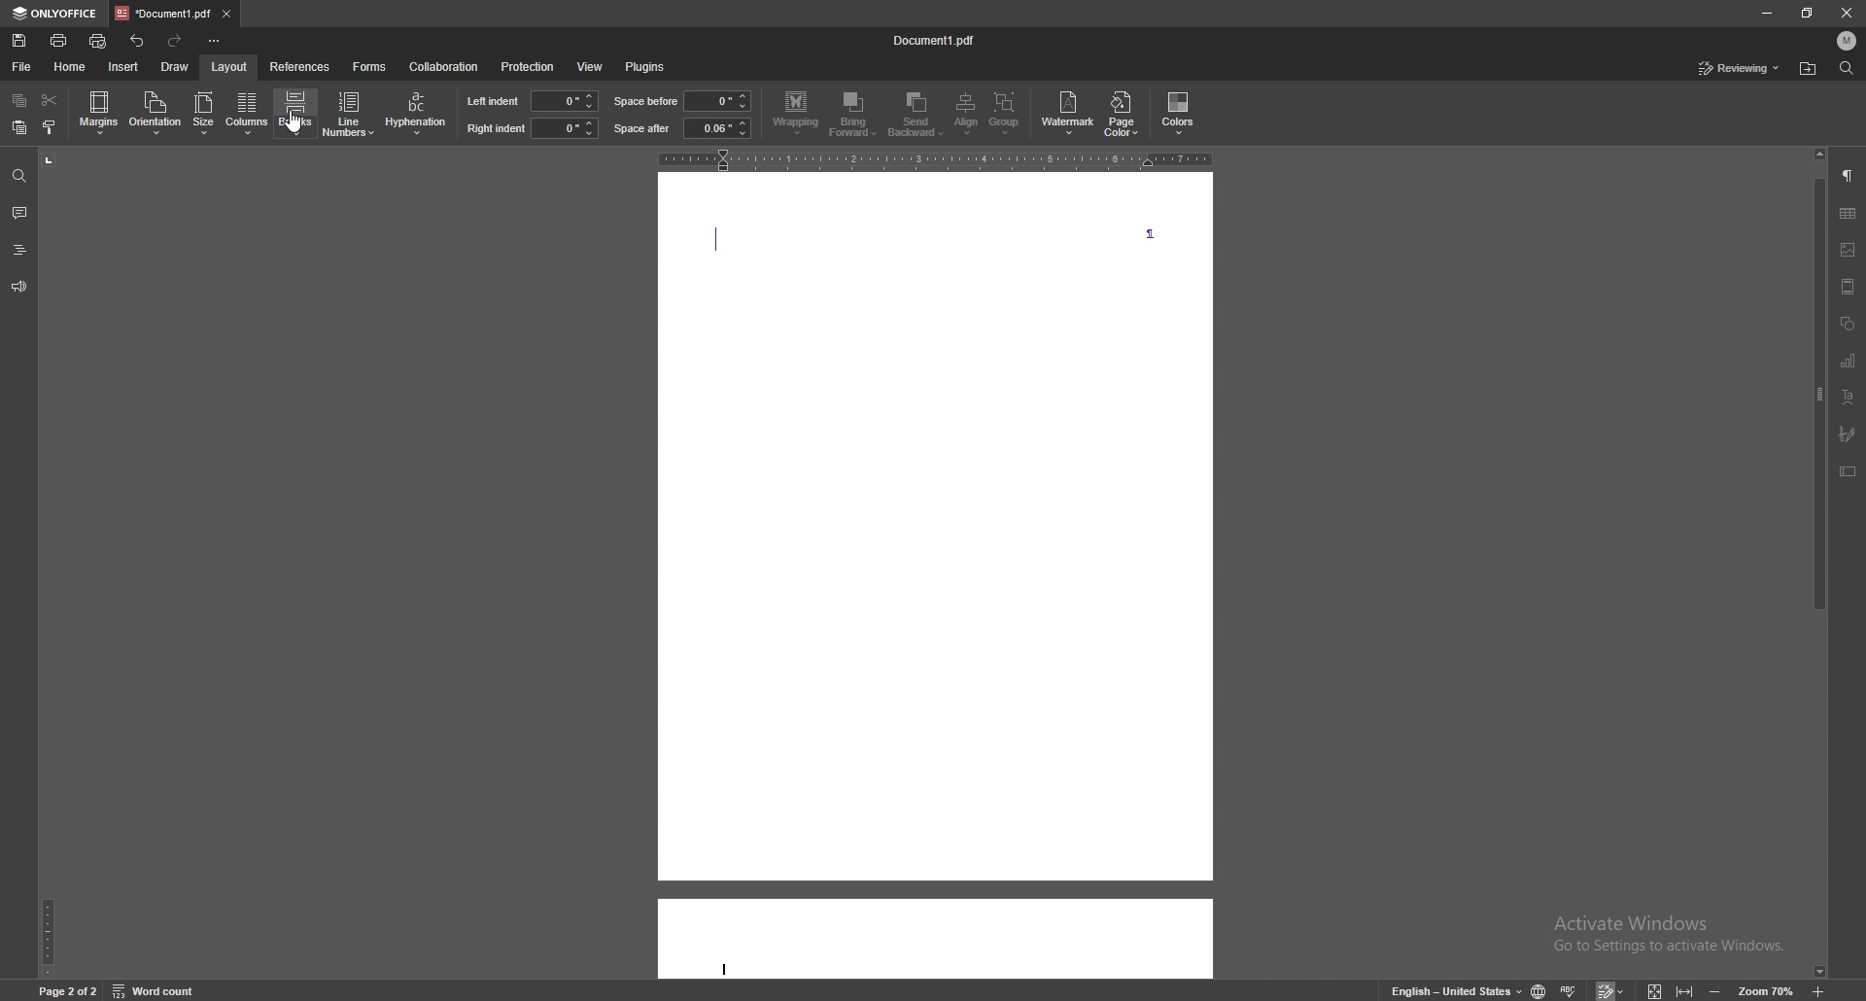 Image resolution: width=1866 pixels, height=1001 pixels. I want to click on plugins, so click(645, 67).